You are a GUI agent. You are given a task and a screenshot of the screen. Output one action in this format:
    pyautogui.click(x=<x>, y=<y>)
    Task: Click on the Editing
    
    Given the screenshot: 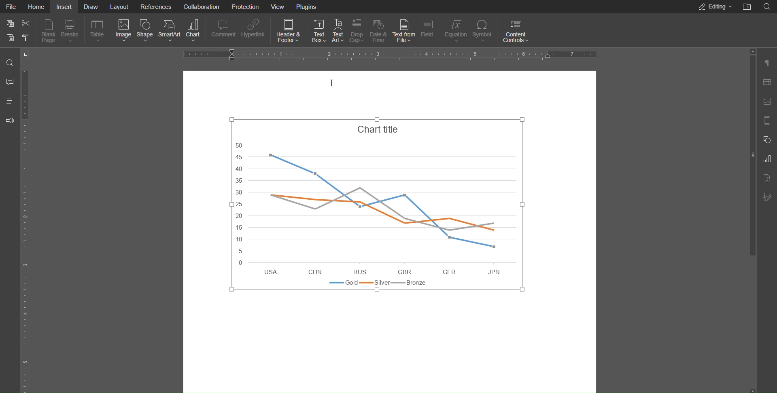 What is the action you would take?
    pyautogui.click(x=715, y=6)
    